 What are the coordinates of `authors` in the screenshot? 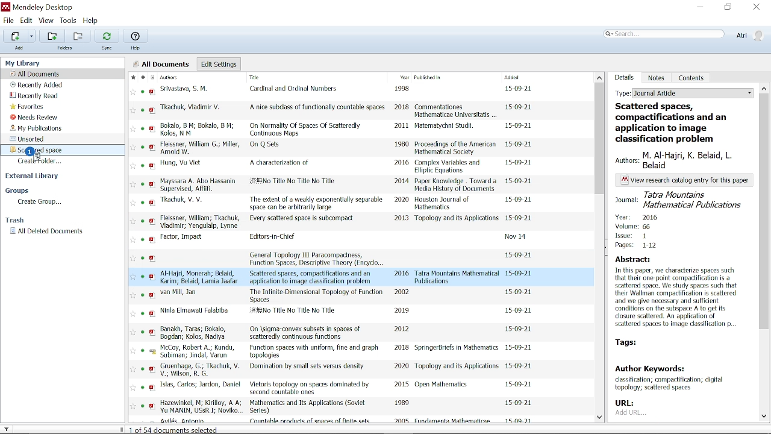 It's located at (188, 201).